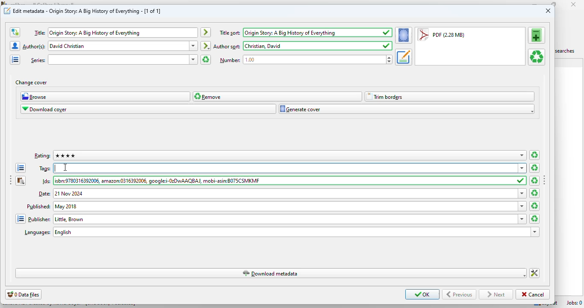 This screenshot has height=308, width=584. What do you see at coordinates (45, 194) in the screenshot?
I see `text` at bounding box center [45, 194].